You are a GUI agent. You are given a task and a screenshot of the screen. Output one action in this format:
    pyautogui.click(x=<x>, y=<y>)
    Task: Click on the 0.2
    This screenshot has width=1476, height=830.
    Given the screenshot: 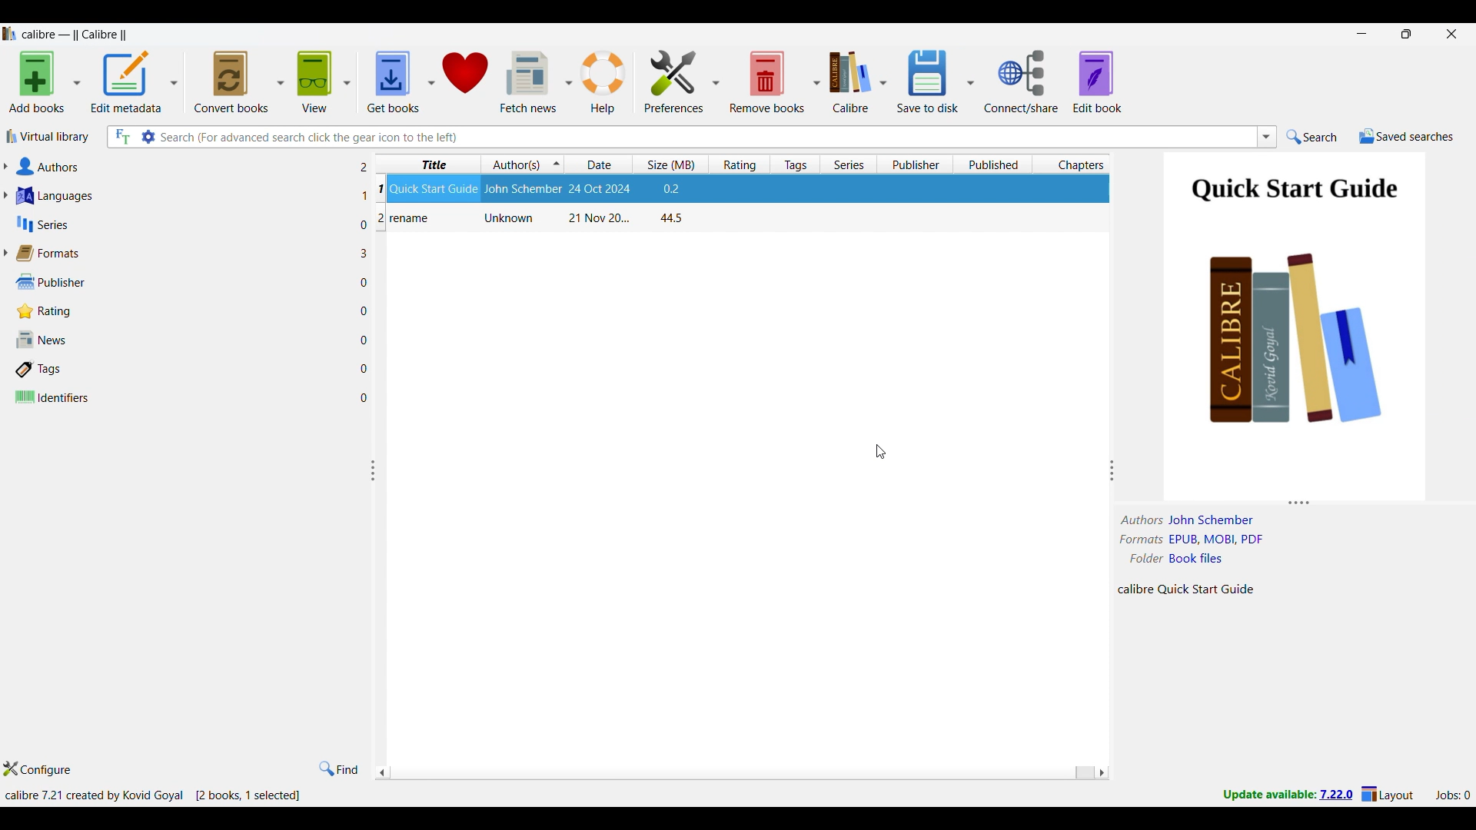 What is the action you would take?
    pyautogui.click(x=670, y=188)
    